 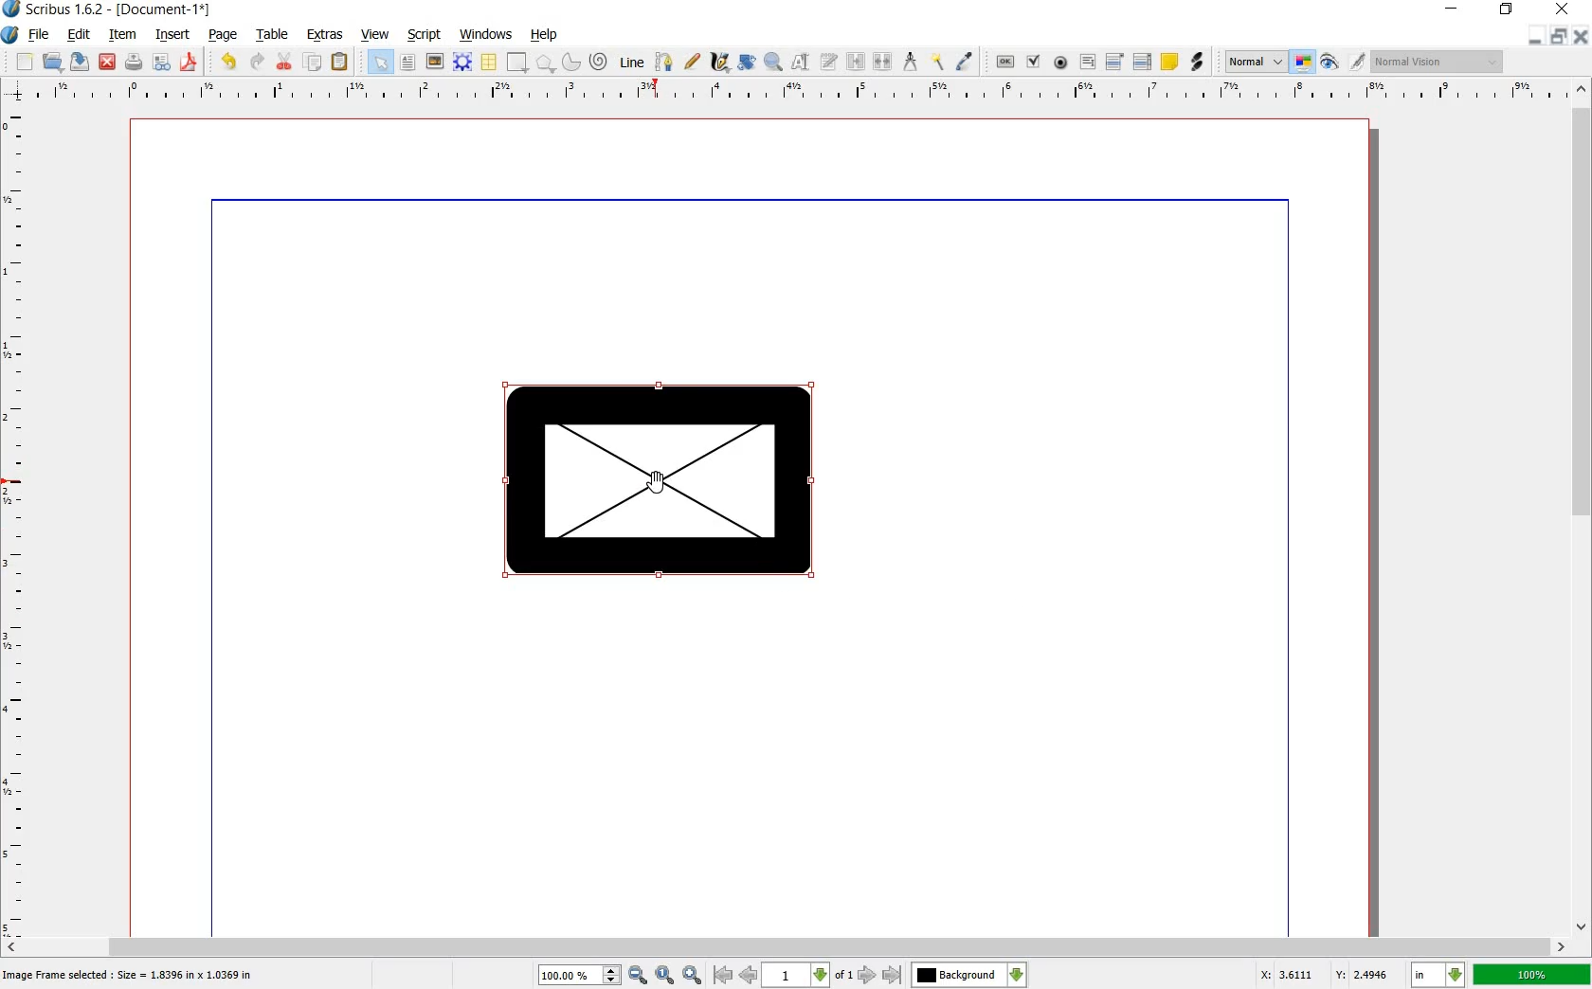 What do you see at coordinates (1303, 63) in the screenshot?
I see `toggle color management system` at bounding box center [1303, 63].